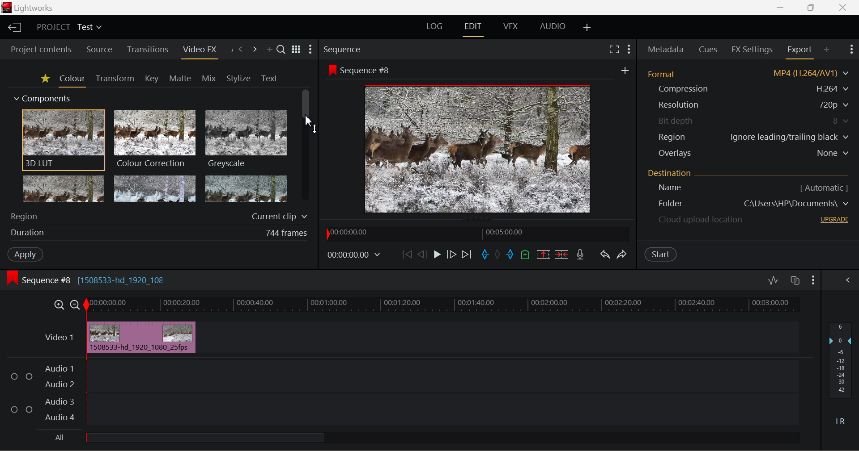 The width and height of the screenshot is (859, 451). Describe the element at coordinates (848, 280) in the screenshot. I see `Show Settings` at that location.